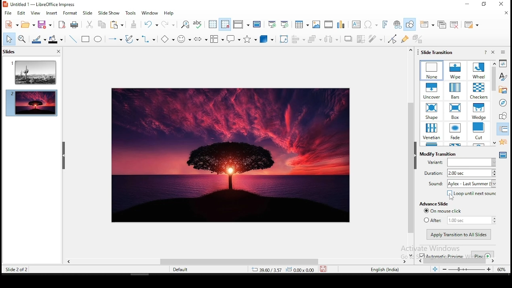  I want to click on show gluepoint functions, so click(405, 39).